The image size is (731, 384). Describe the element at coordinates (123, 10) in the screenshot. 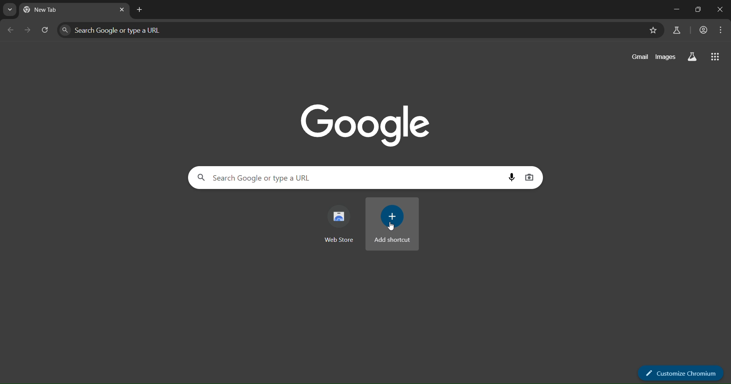

I see `close tab` at that location.